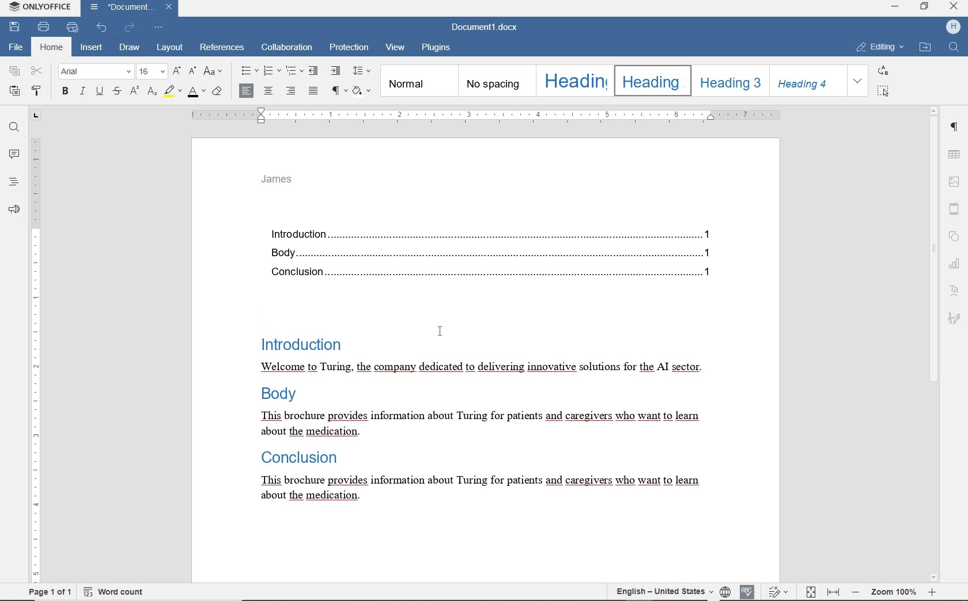 This screenshot has width=968, height=601. I want to click on fit to page, so click(811, 593).